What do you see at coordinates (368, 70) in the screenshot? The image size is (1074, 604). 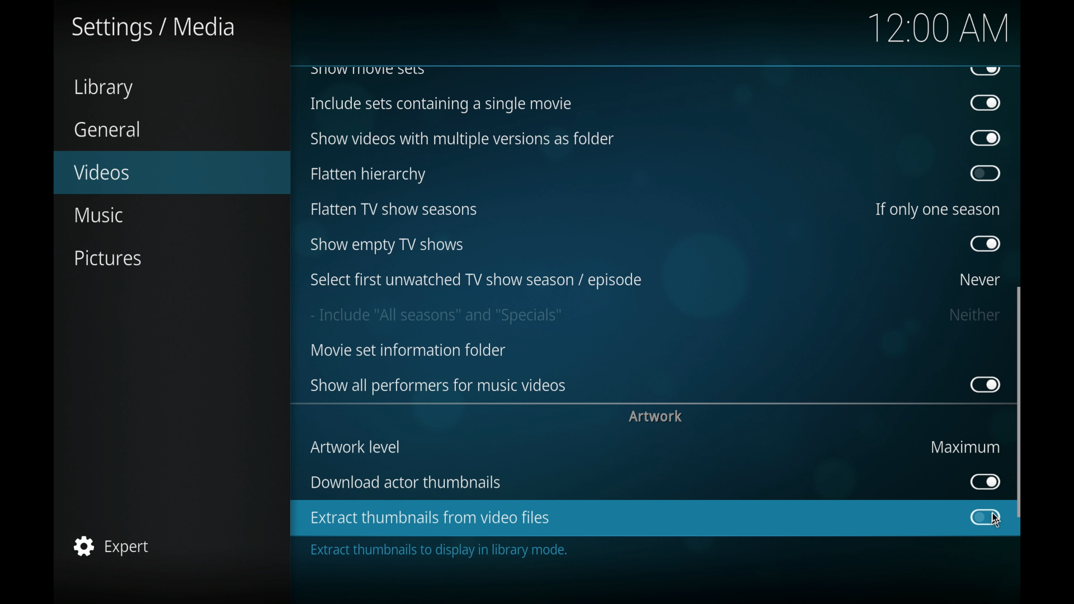 I see `show movie sets` at bounding box center [368, 70].